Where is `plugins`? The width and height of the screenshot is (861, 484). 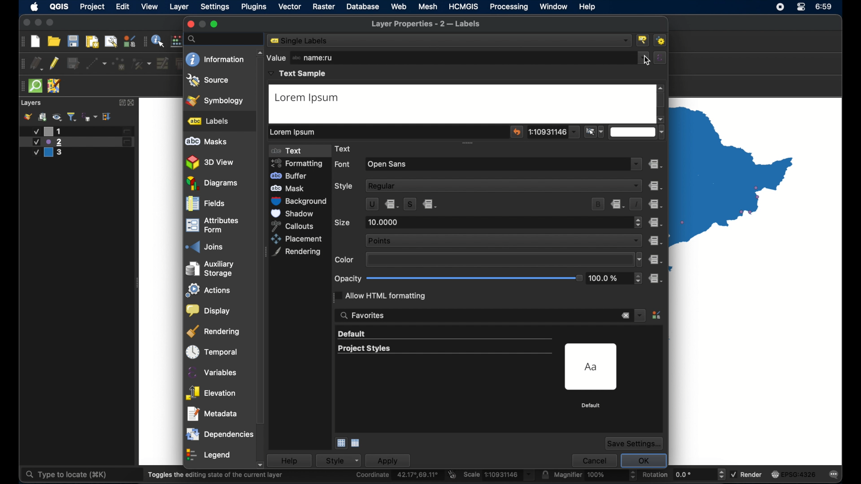
plugins is located at coordinates (254, 7).